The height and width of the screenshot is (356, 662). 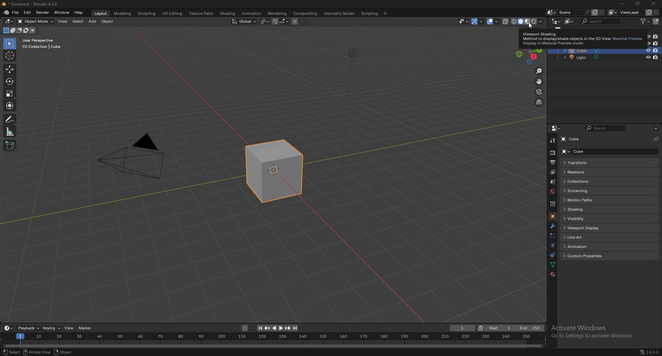 I want to click on edit, so click(x=27, y=13).